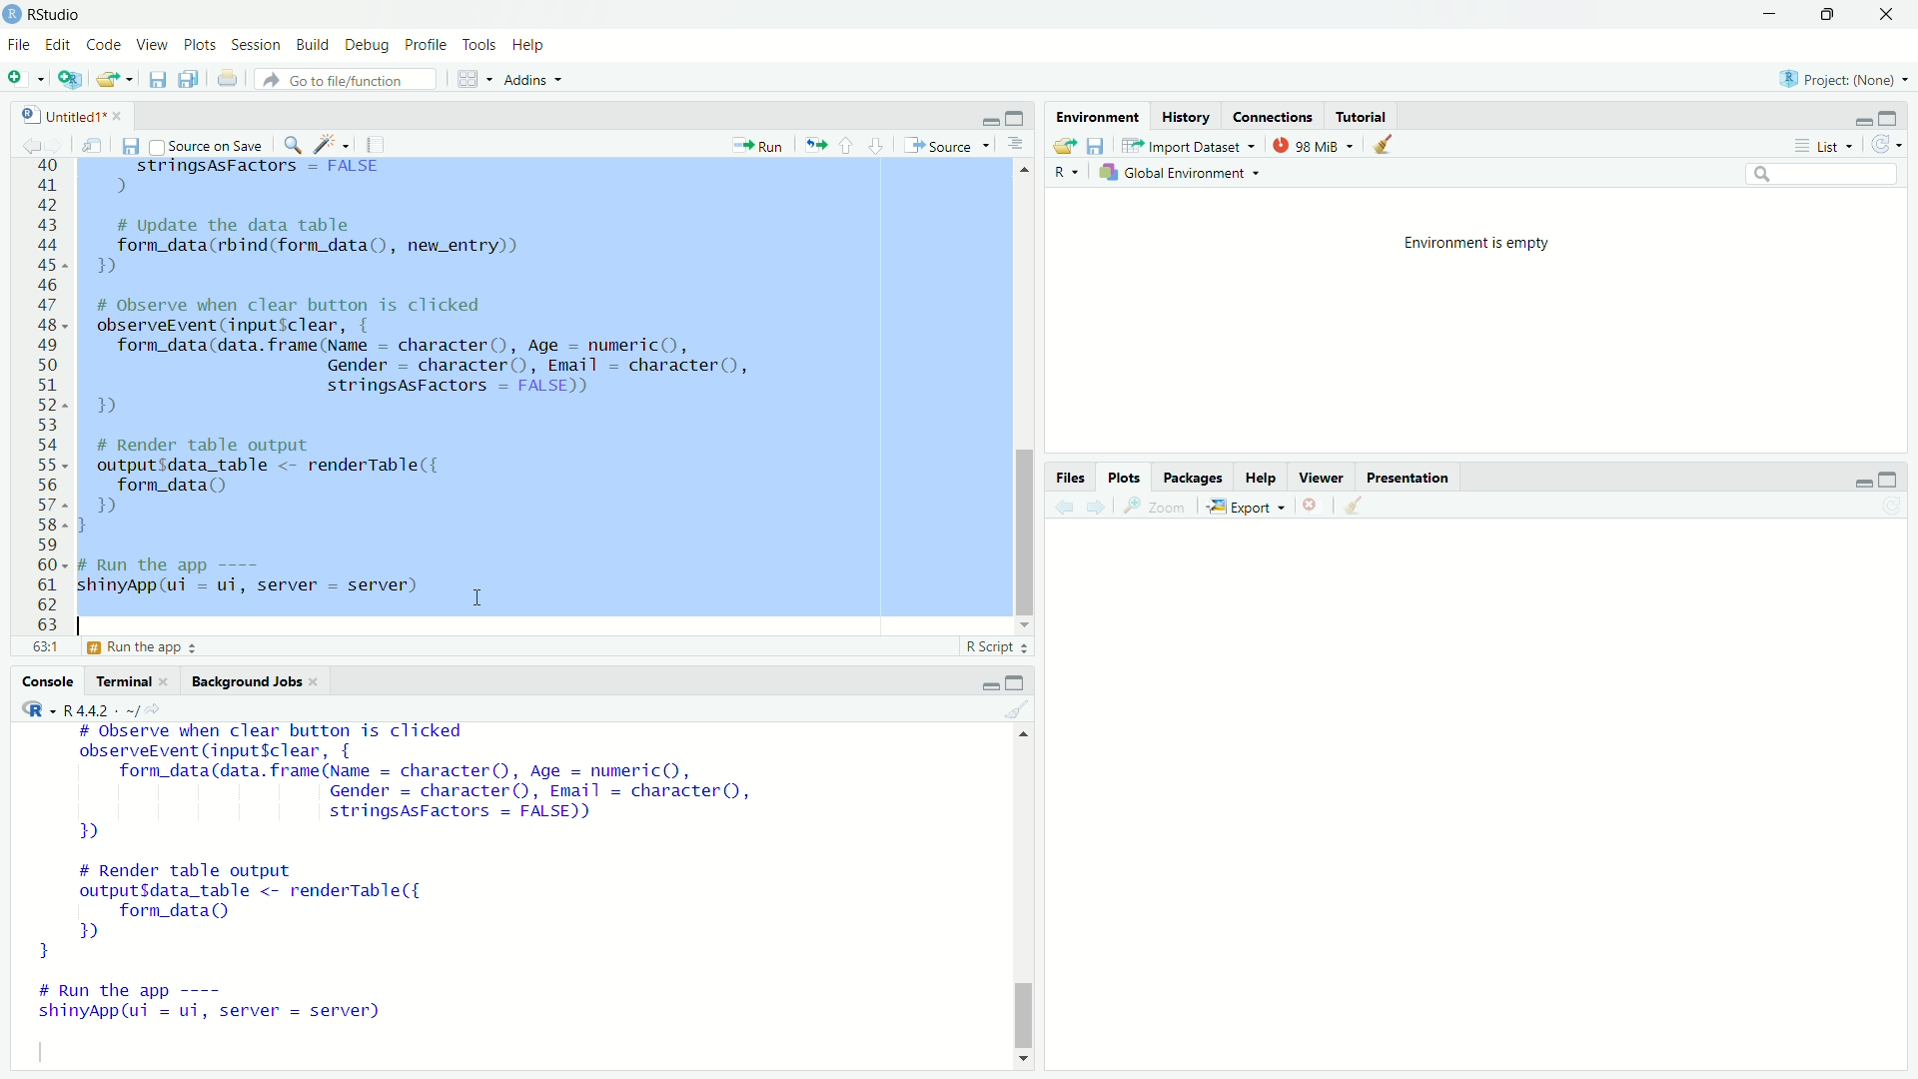  What do you see at coordinates (986, 118) in the screenshot?
I see `minimize` at bounding box center [986, 118].